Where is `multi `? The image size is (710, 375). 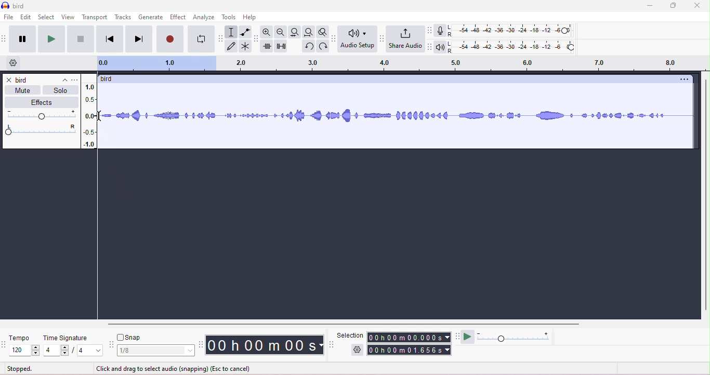
multi  is located at coordinates (244, 46).